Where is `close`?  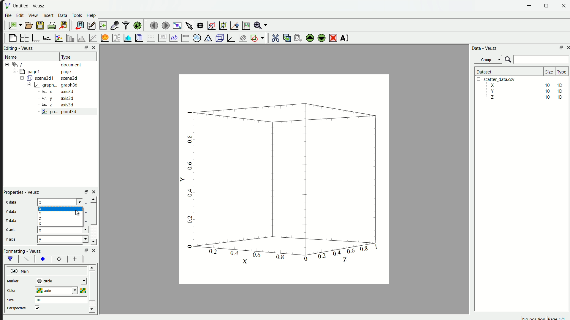 close is located at coordinates (563, 5).